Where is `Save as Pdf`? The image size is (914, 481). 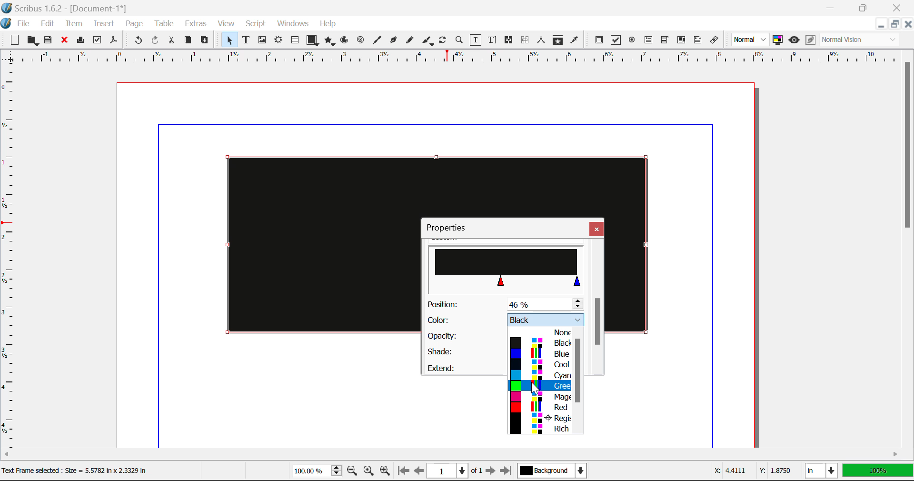
Save as Pdf is located at coordinates (114, 41).